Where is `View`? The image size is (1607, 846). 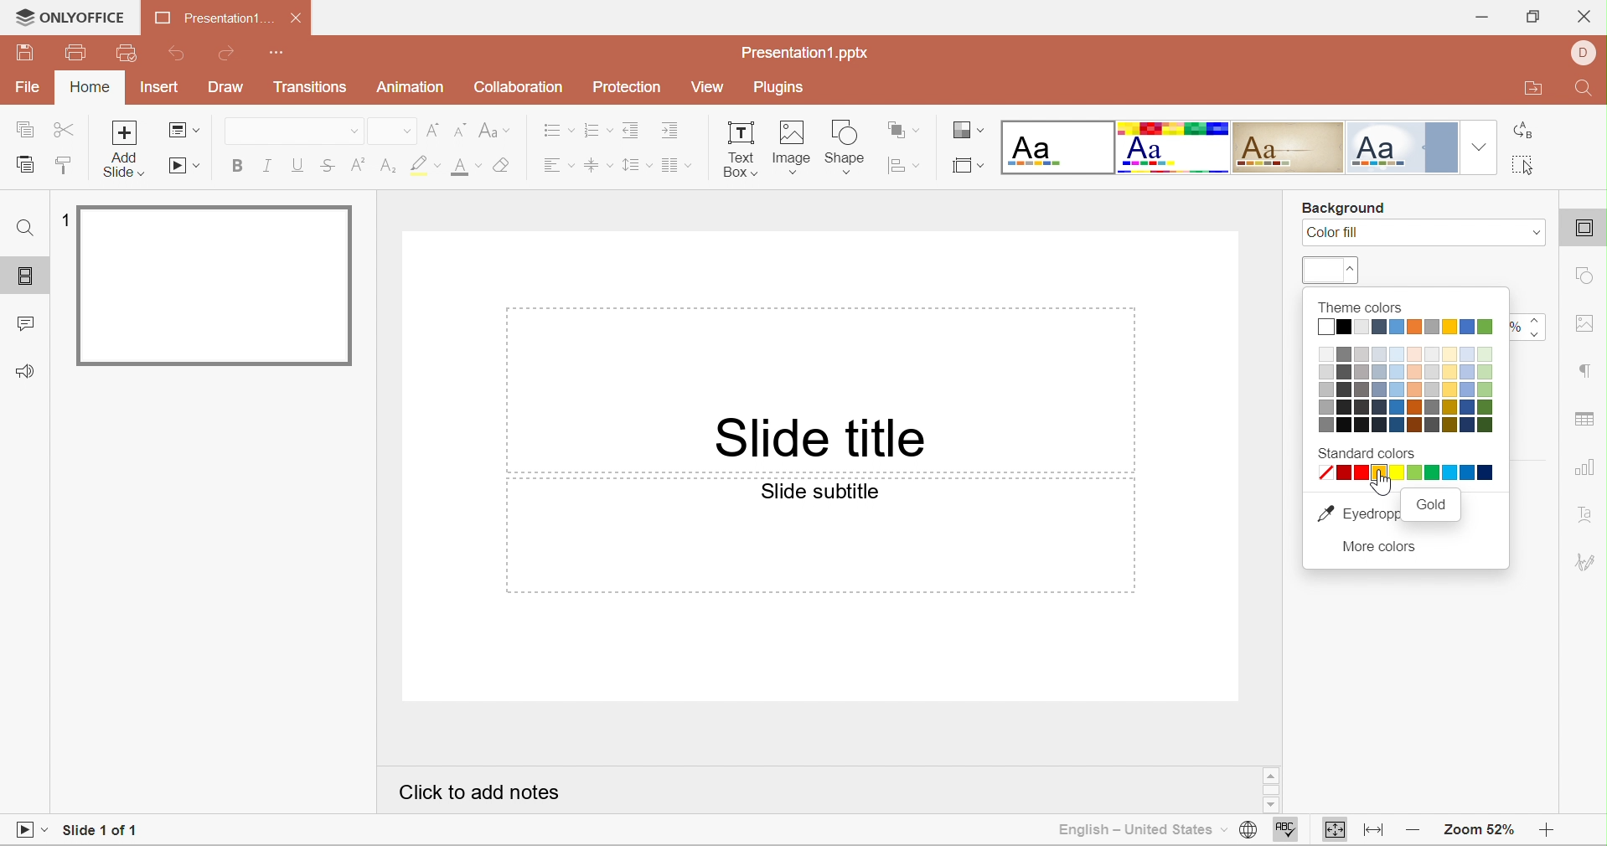
View is located at coordinates (708, 87).